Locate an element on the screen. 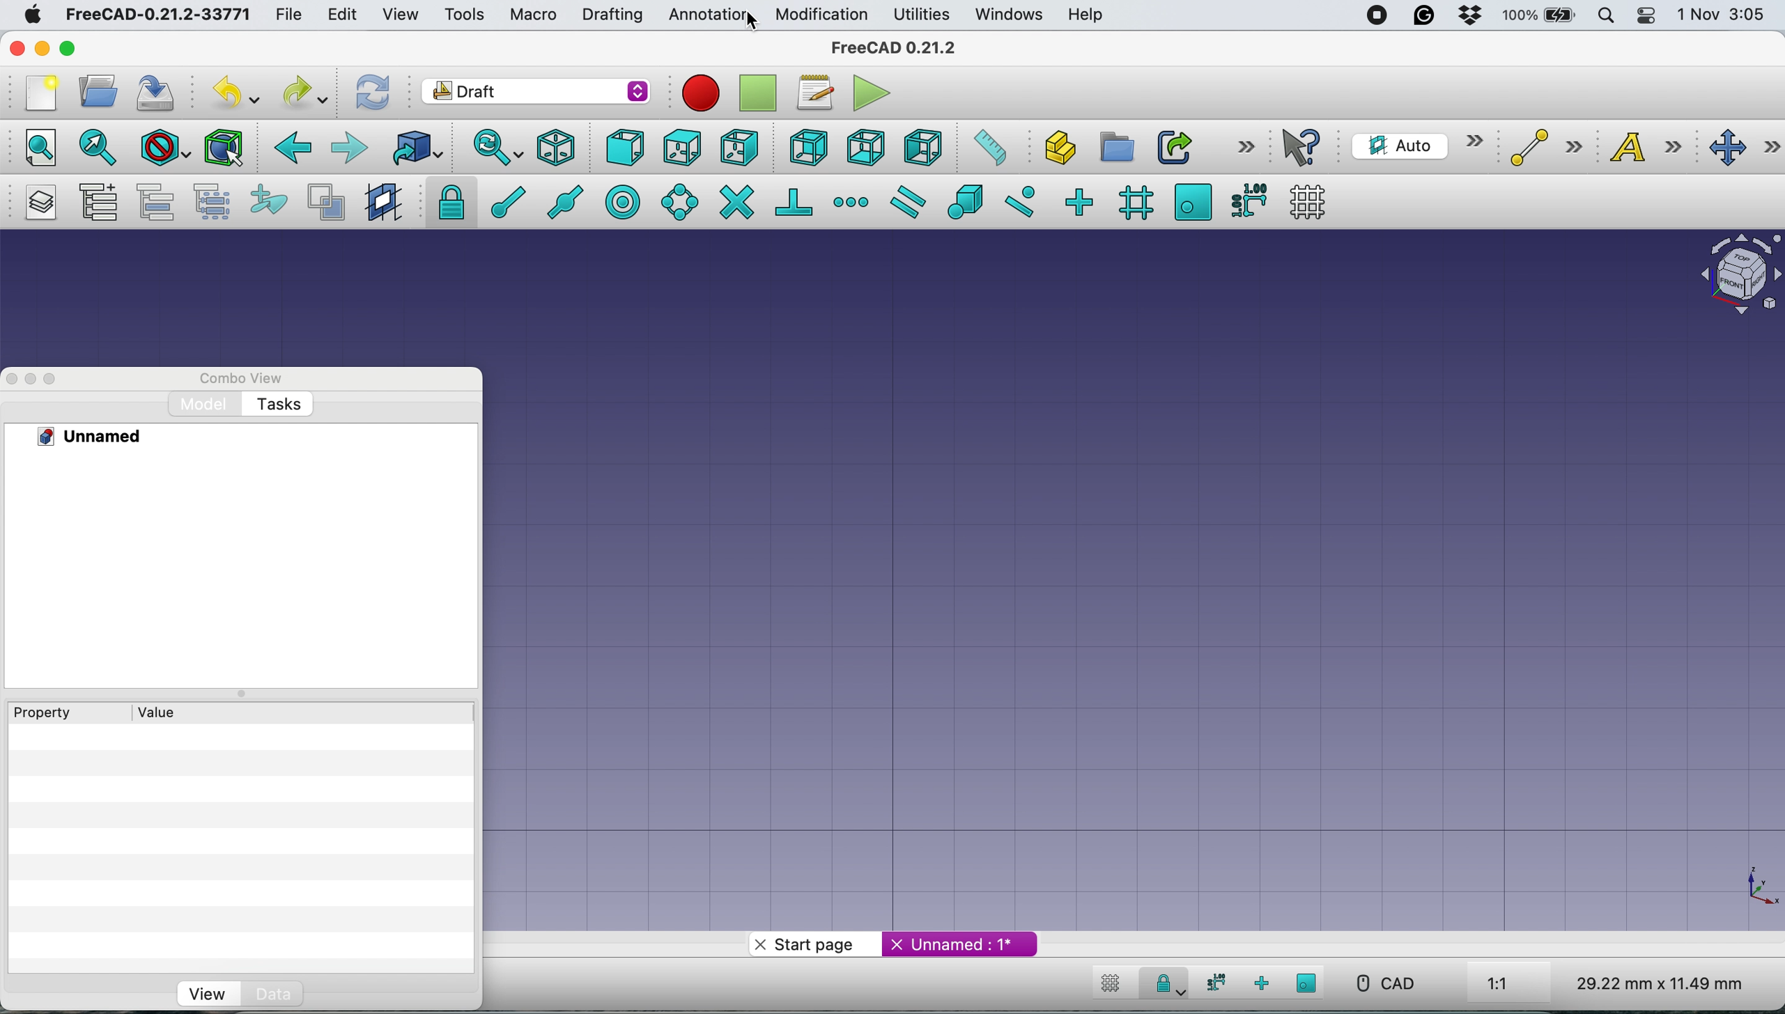 Image resolution: width=1785 pixels, height=1014 pixels. maximise is located at coordinates (57, 377).